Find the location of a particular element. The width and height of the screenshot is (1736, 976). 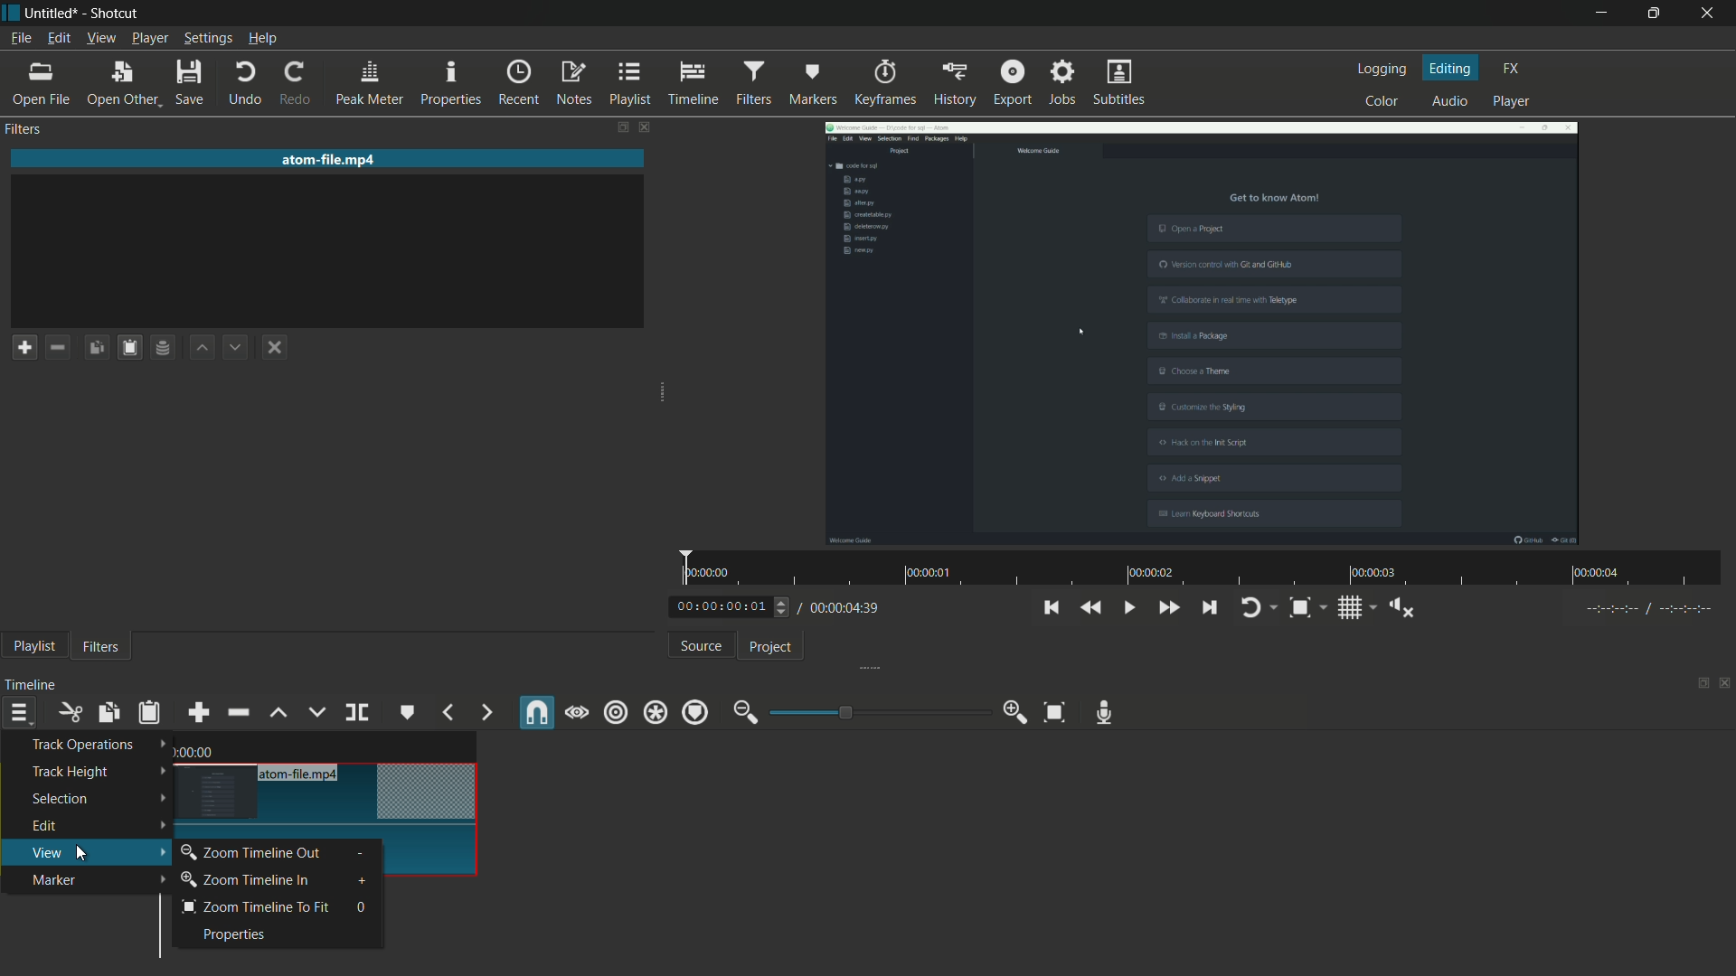

ripple all tracks is located at coordinates (654, 712).